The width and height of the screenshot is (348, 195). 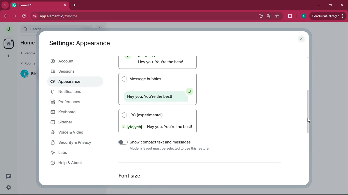 I want to click on Message bubbles, so click(x=157, y=89).